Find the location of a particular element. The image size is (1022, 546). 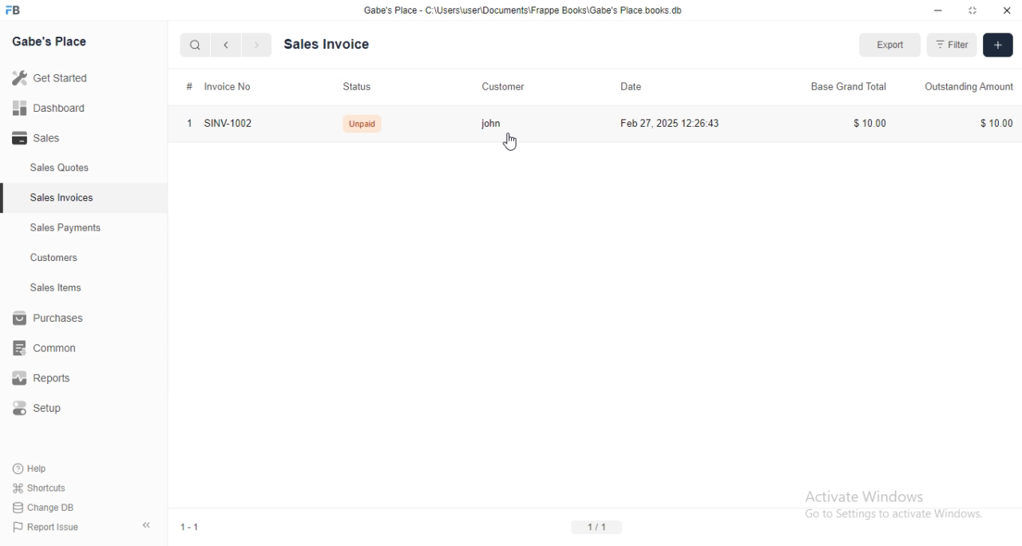

date is located at coordinates (632, 87).